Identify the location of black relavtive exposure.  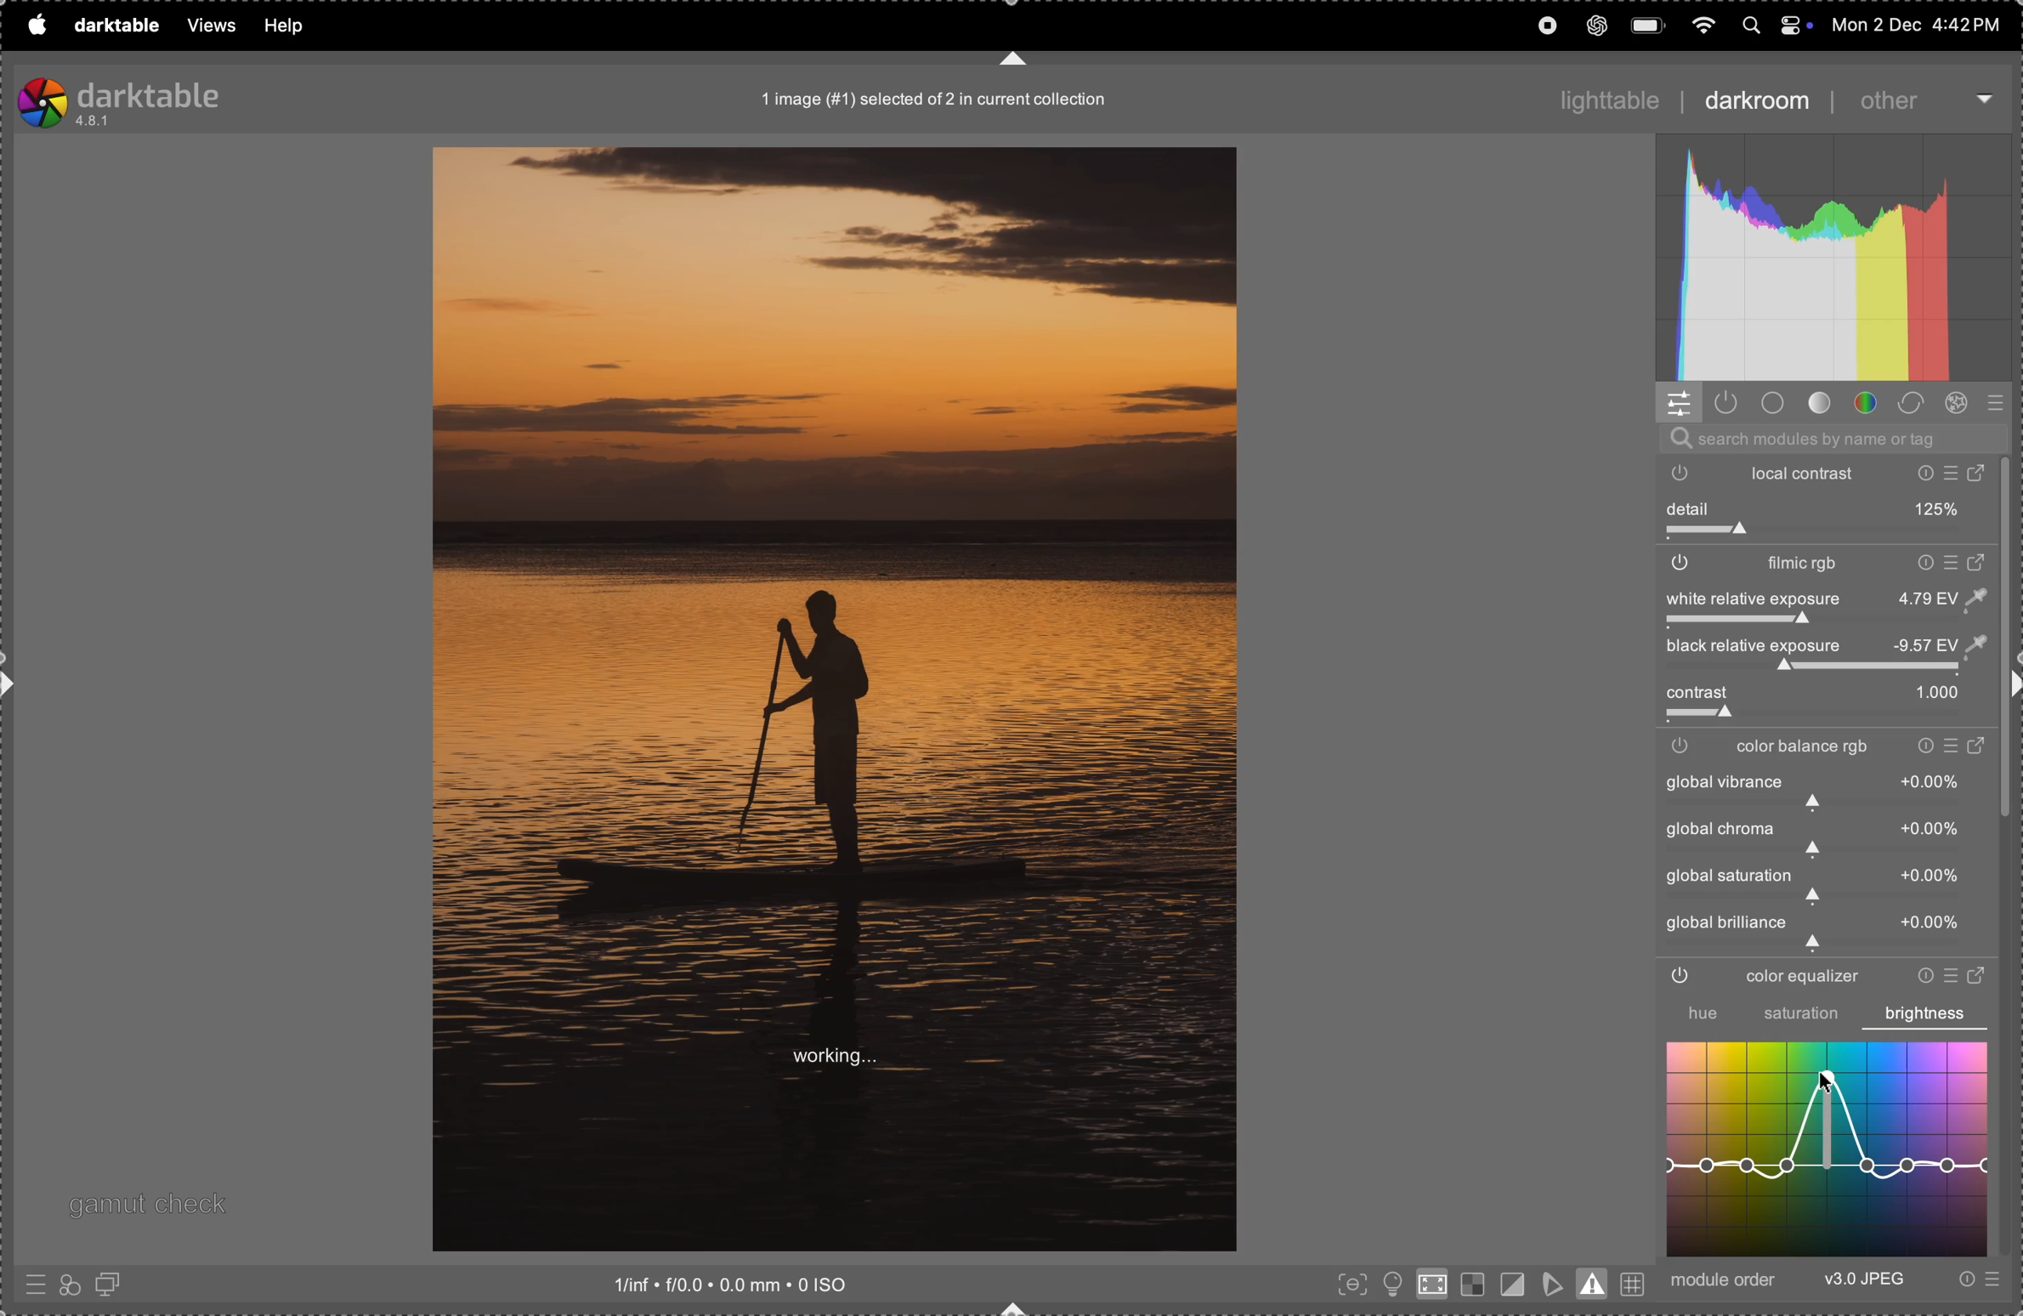
(1836, 646).